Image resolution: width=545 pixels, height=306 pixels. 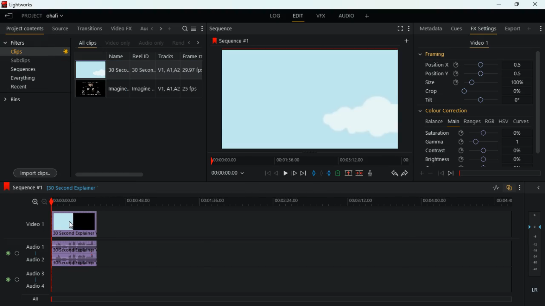 I want to click on sequences, so click(x=28, y=70).